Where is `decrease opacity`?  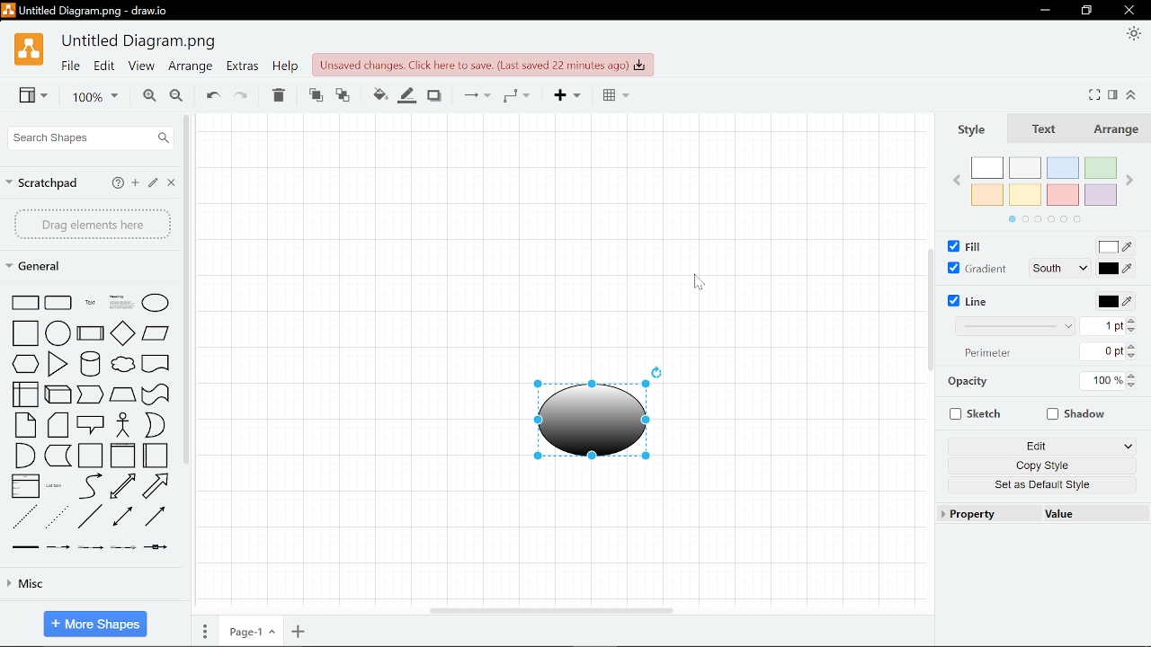 decrease opacity is located at coordinates (1135, 386).